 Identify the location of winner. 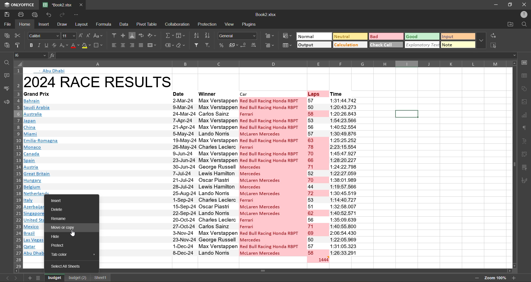
(215, 93).